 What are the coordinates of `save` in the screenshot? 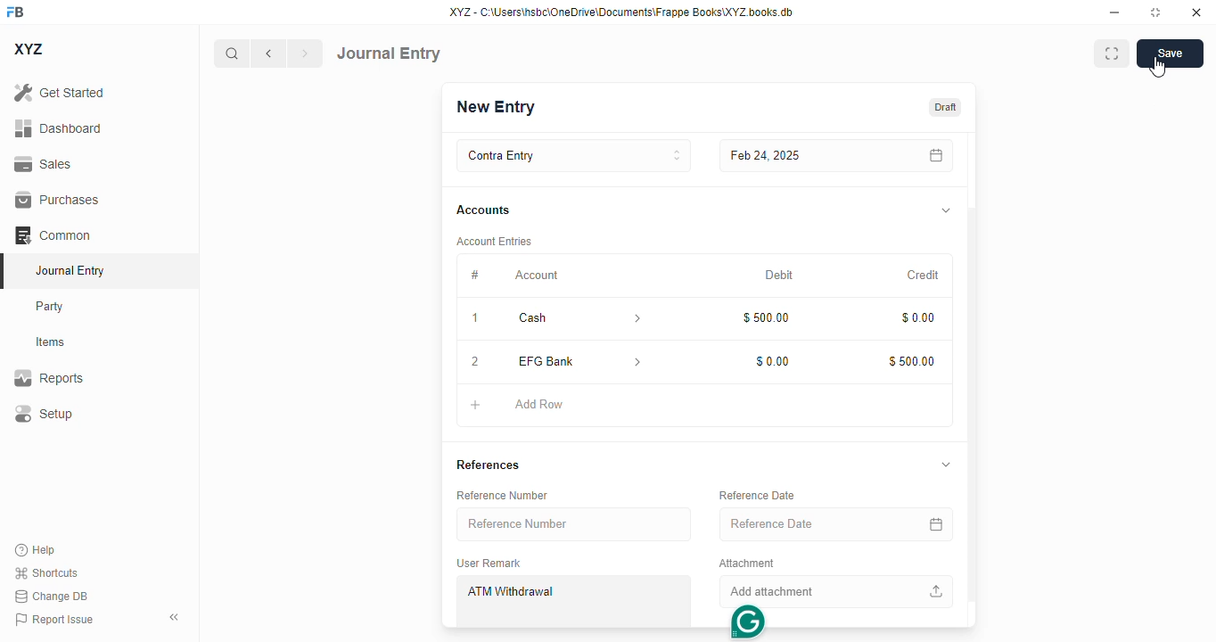 It's located at (1170, 53).